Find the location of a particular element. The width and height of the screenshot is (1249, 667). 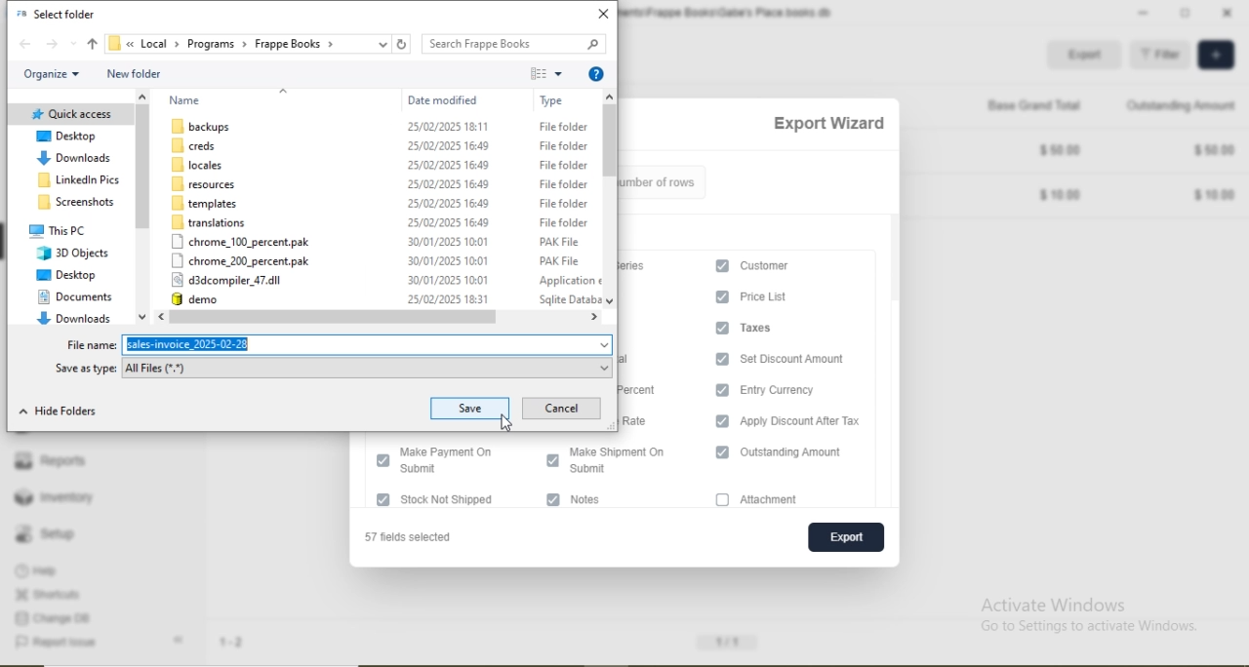

‘New folder is located at coordinates (137, 74).